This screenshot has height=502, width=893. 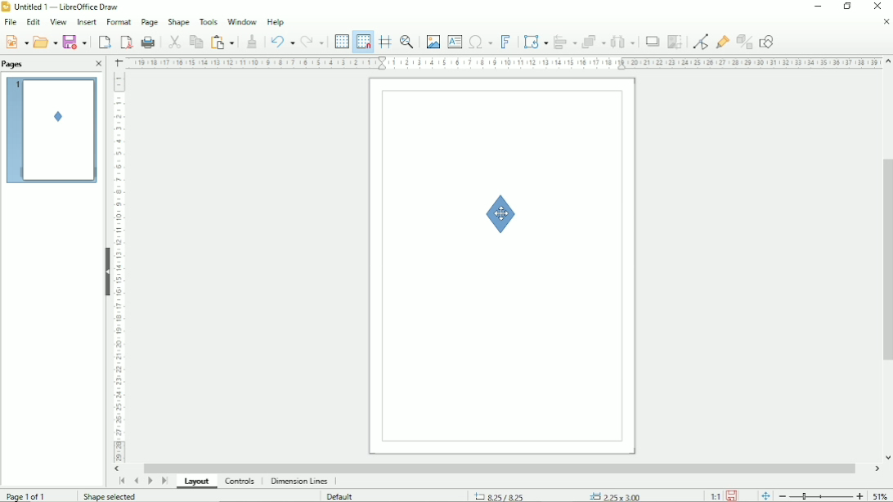 What do you see at coordinates (15, 64) in the screenshot?
I see `Pages` at bounding box center [15, 64].